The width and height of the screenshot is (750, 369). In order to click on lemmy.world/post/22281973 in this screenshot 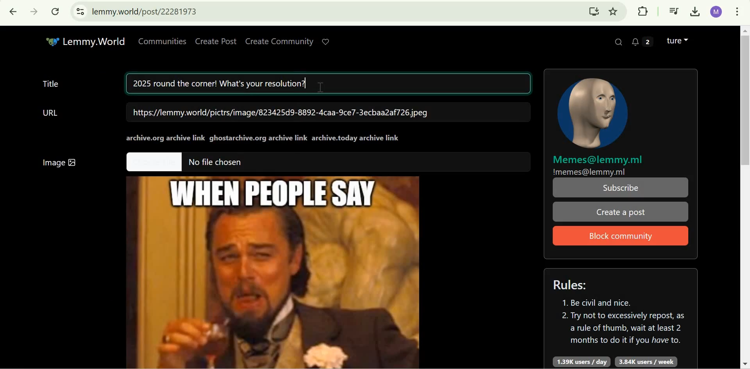, I will do `click(146, 11)`.